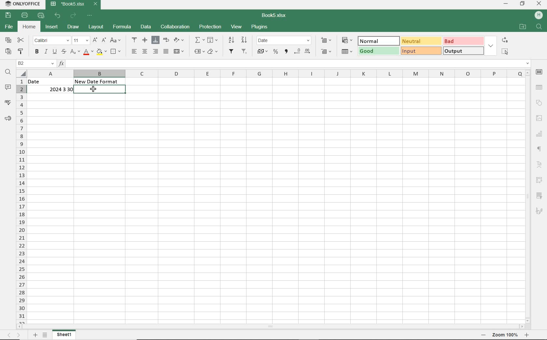 This screenshot has height=340, width=547. Describe the element at coordinates (145, 52) in the screenshot. I see `ALIGN CENTER` at that location.